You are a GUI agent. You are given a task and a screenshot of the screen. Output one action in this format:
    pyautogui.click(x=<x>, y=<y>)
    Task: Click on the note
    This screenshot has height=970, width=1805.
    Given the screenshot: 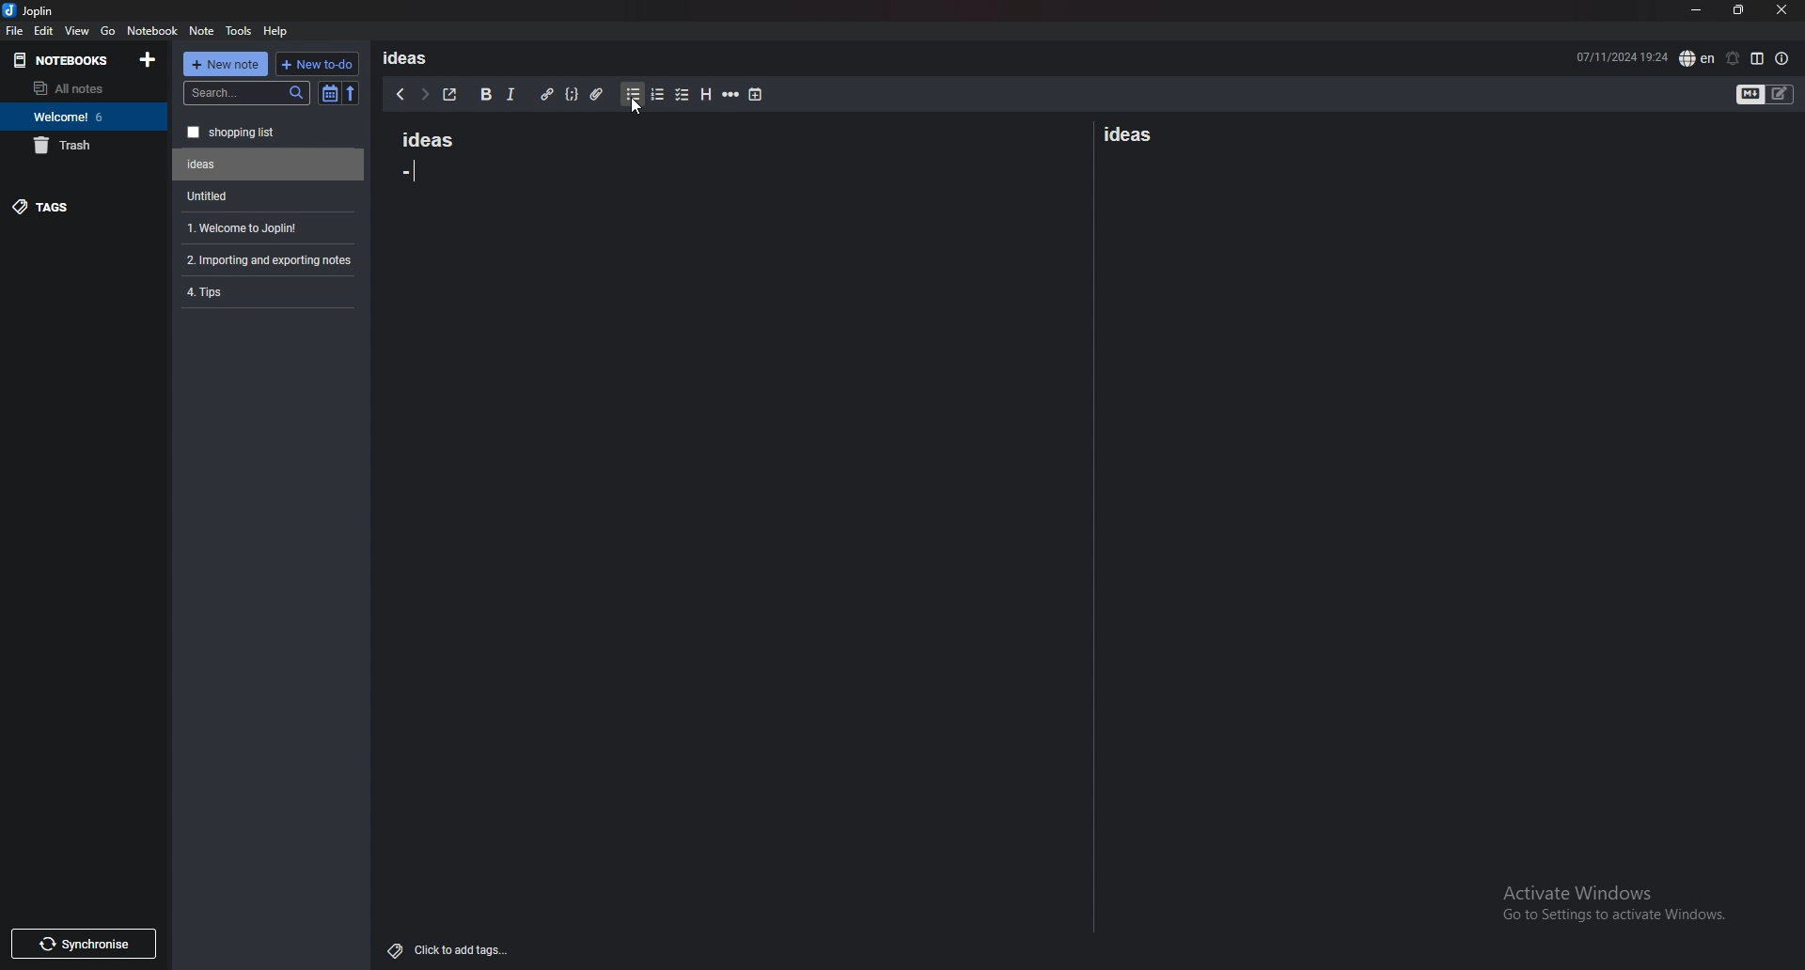 What is the action you would take?
    pyautogui.click(x=202, y=31)
    